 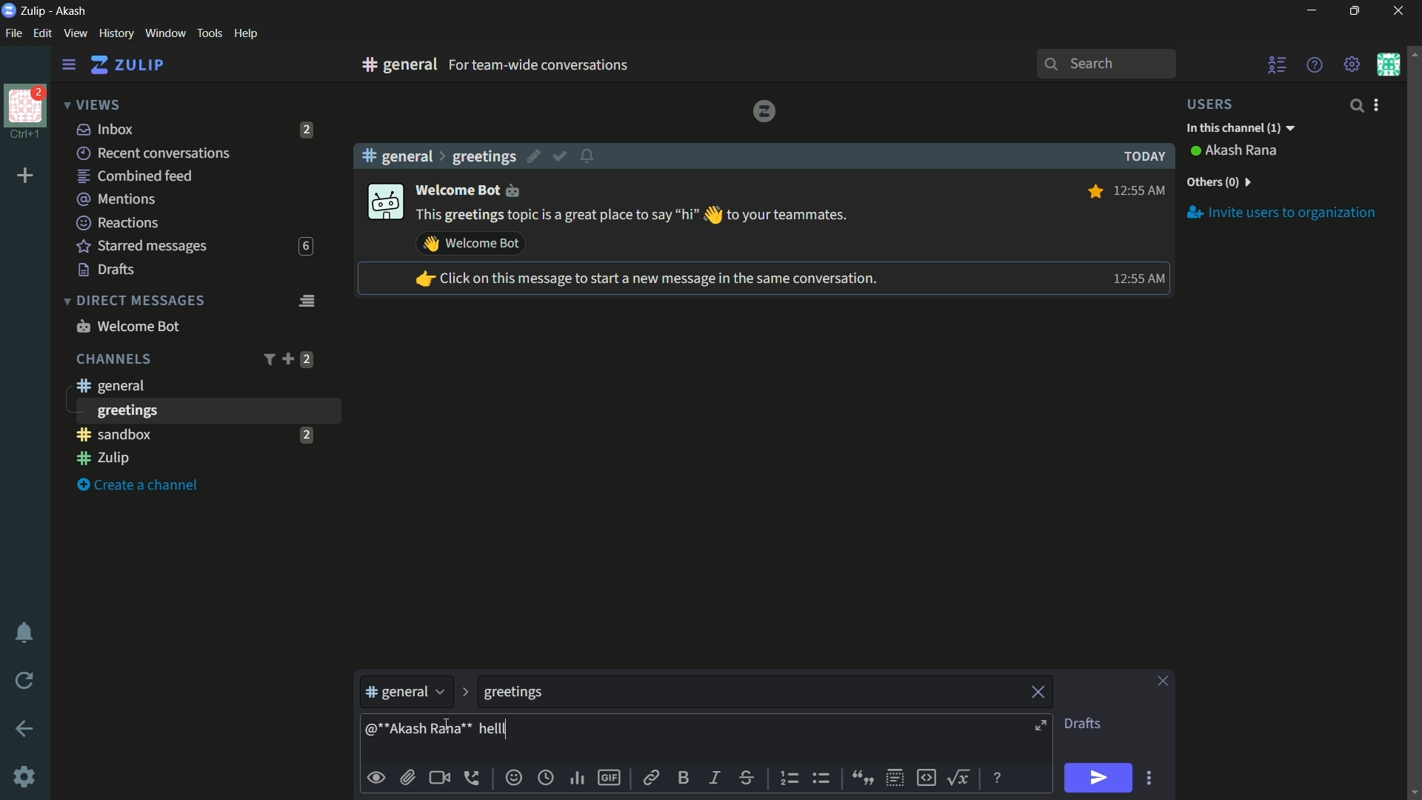 I want to click on maximize or restore, so click(x=1357, y=11).